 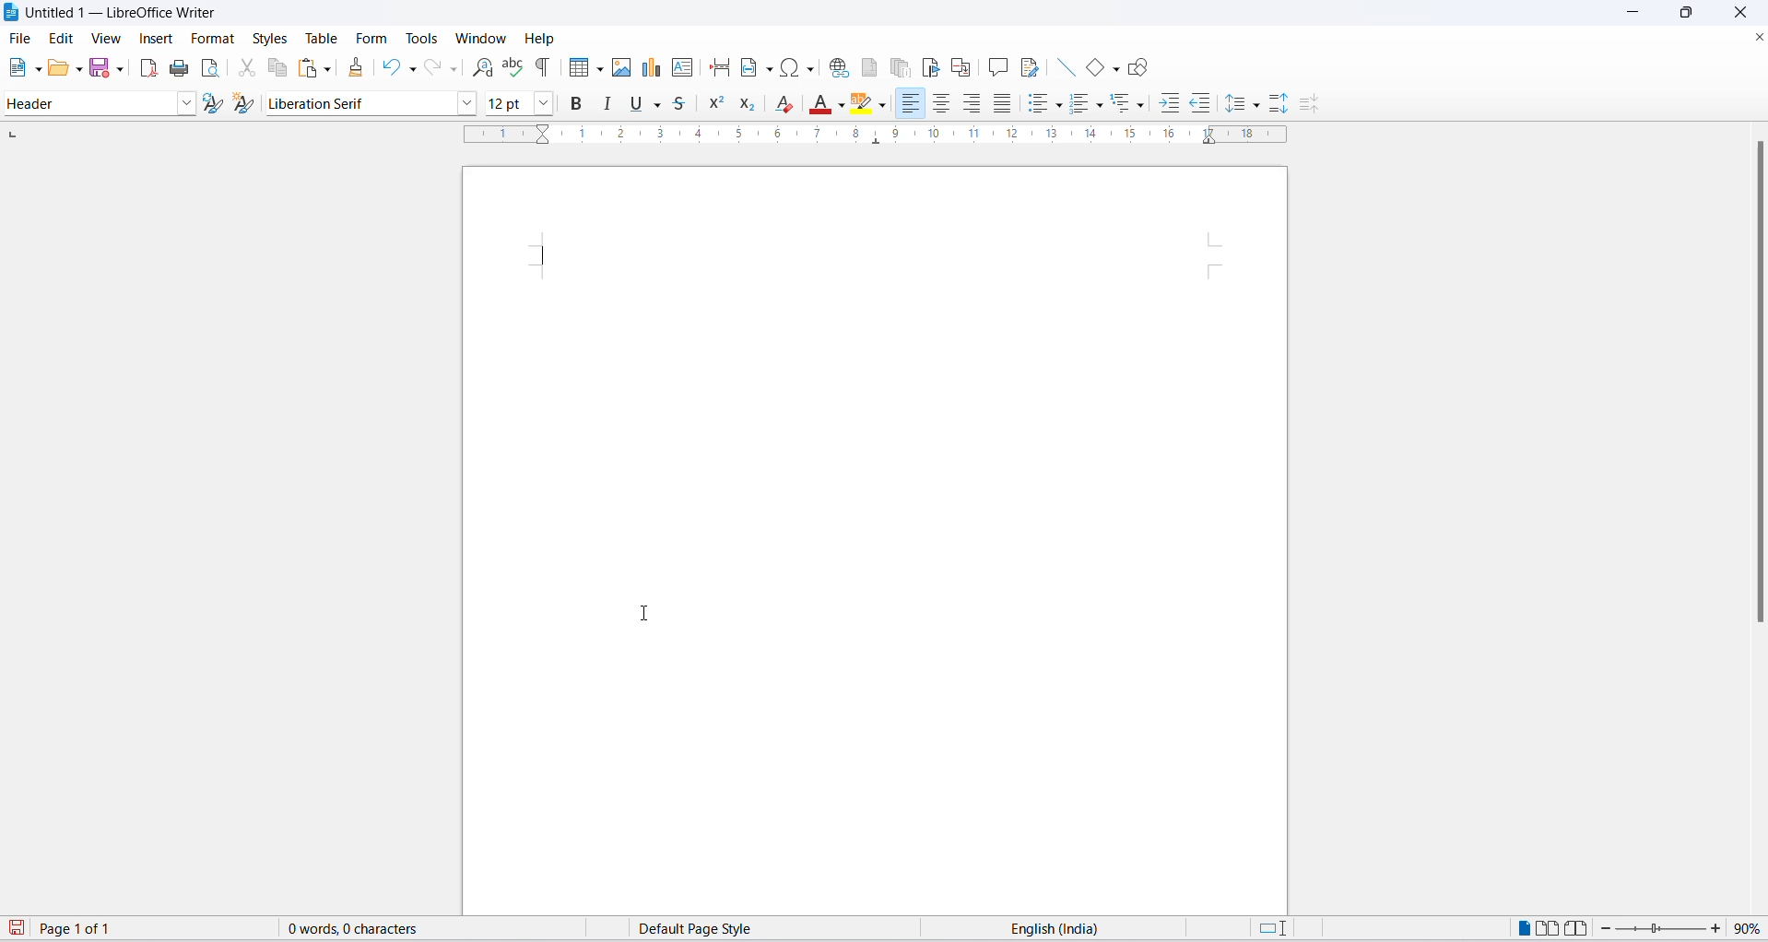 What do you see at coordinates (183, 103) in the screenshot?
I see `paragraph style options` at bounding box center [183, 103].